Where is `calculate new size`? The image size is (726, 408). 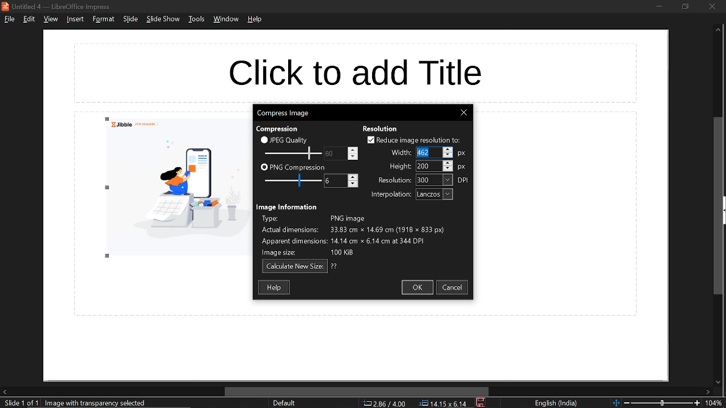 calculate new size is located at coordinates (295, 267).